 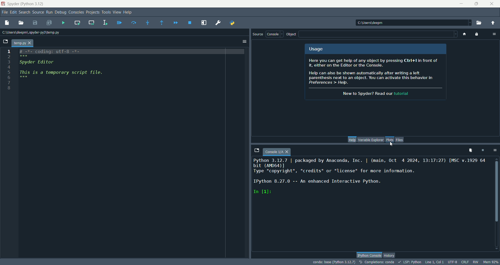 I want to click on step into function, so click(x=147, y=23).